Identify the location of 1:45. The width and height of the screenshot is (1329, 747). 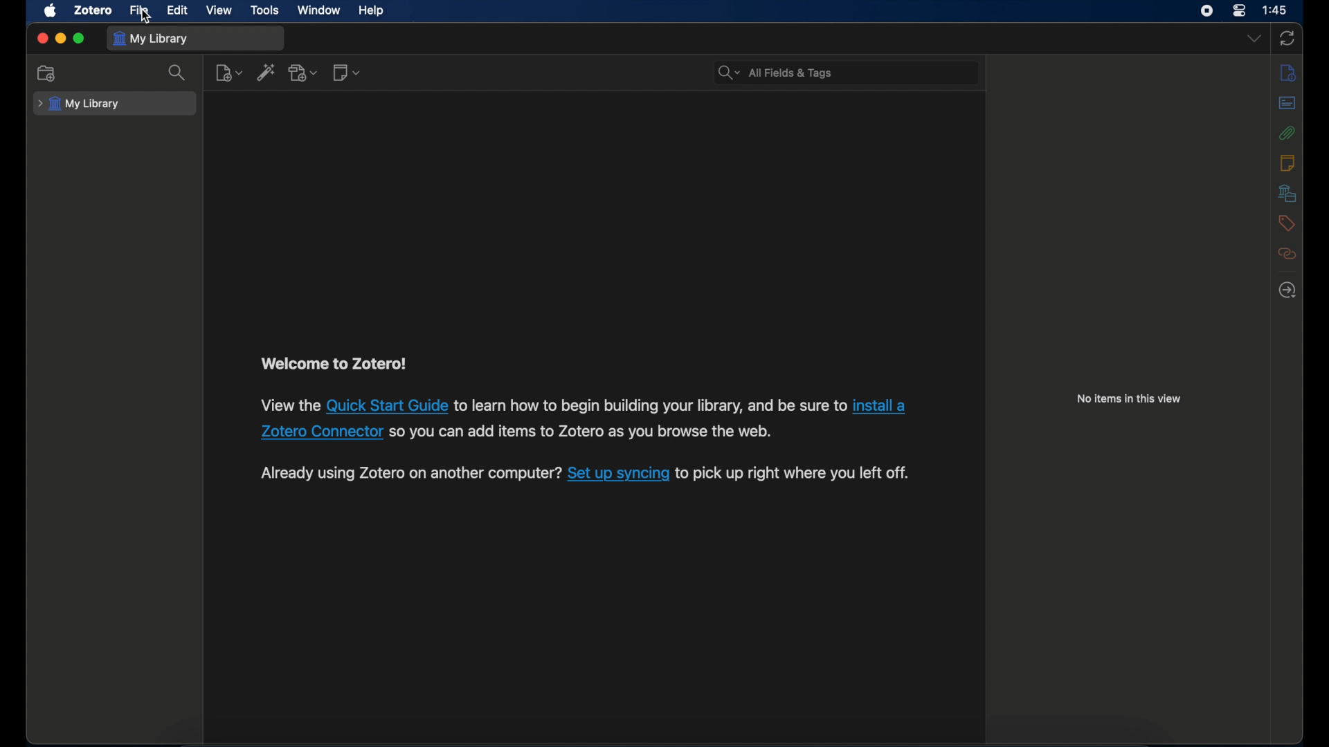
(1276, 10).